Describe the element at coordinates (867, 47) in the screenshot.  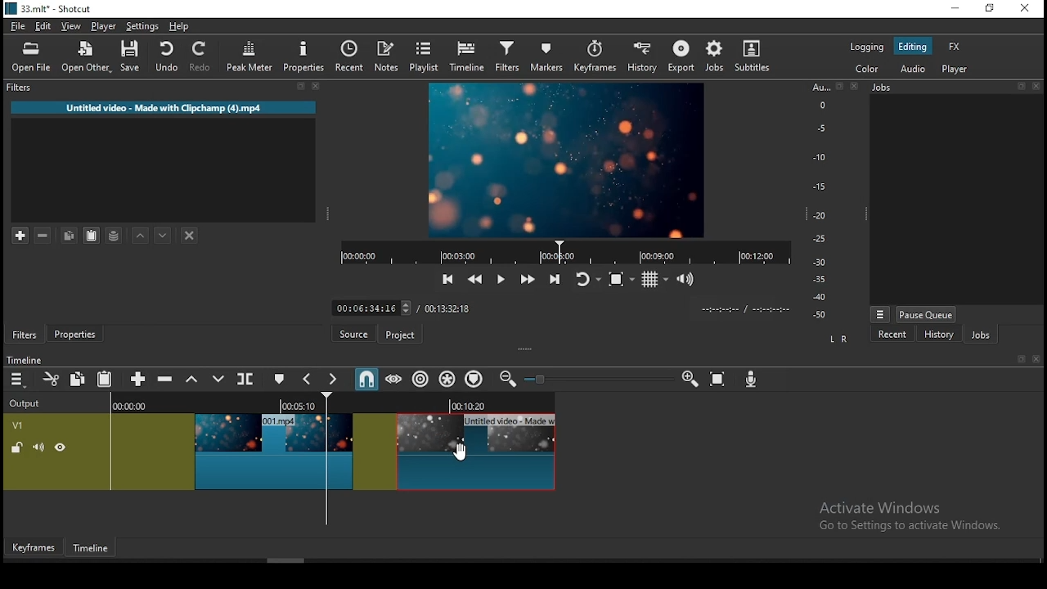
I see `color` at that location.